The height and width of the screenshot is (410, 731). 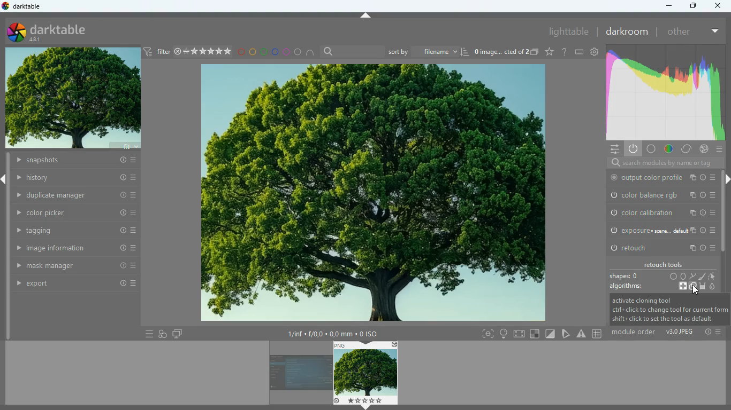 What do you see at coordinates (77, 284) in the screenshot?
I see `export` at bounding box center [77, 284].